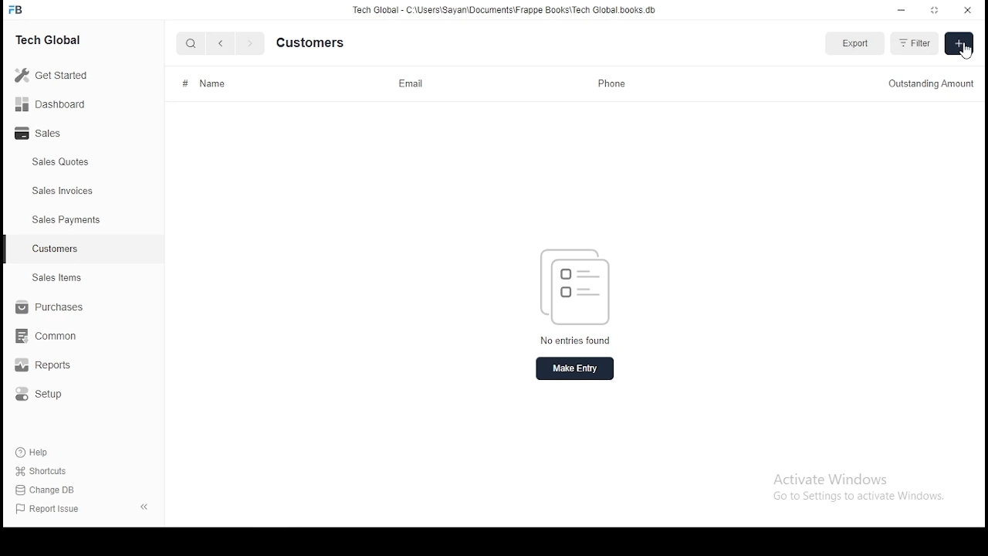 This screenshot has height=556, width=988. Describe the element at coordinates (408, 84) in the screenshot. I see `email` at that location.